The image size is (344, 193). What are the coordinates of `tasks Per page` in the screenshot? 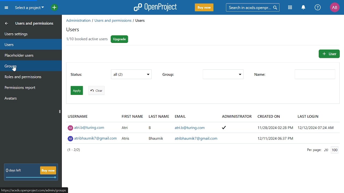 It's located at (333, 150).